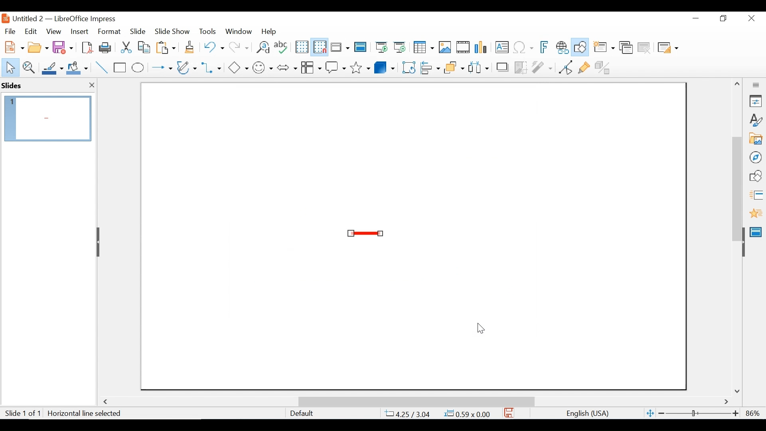 The height and width of the screenshot is (431, 766). Describe the element at coordinates (453, 67) in the screenshot. I see `Arrange` at that location.